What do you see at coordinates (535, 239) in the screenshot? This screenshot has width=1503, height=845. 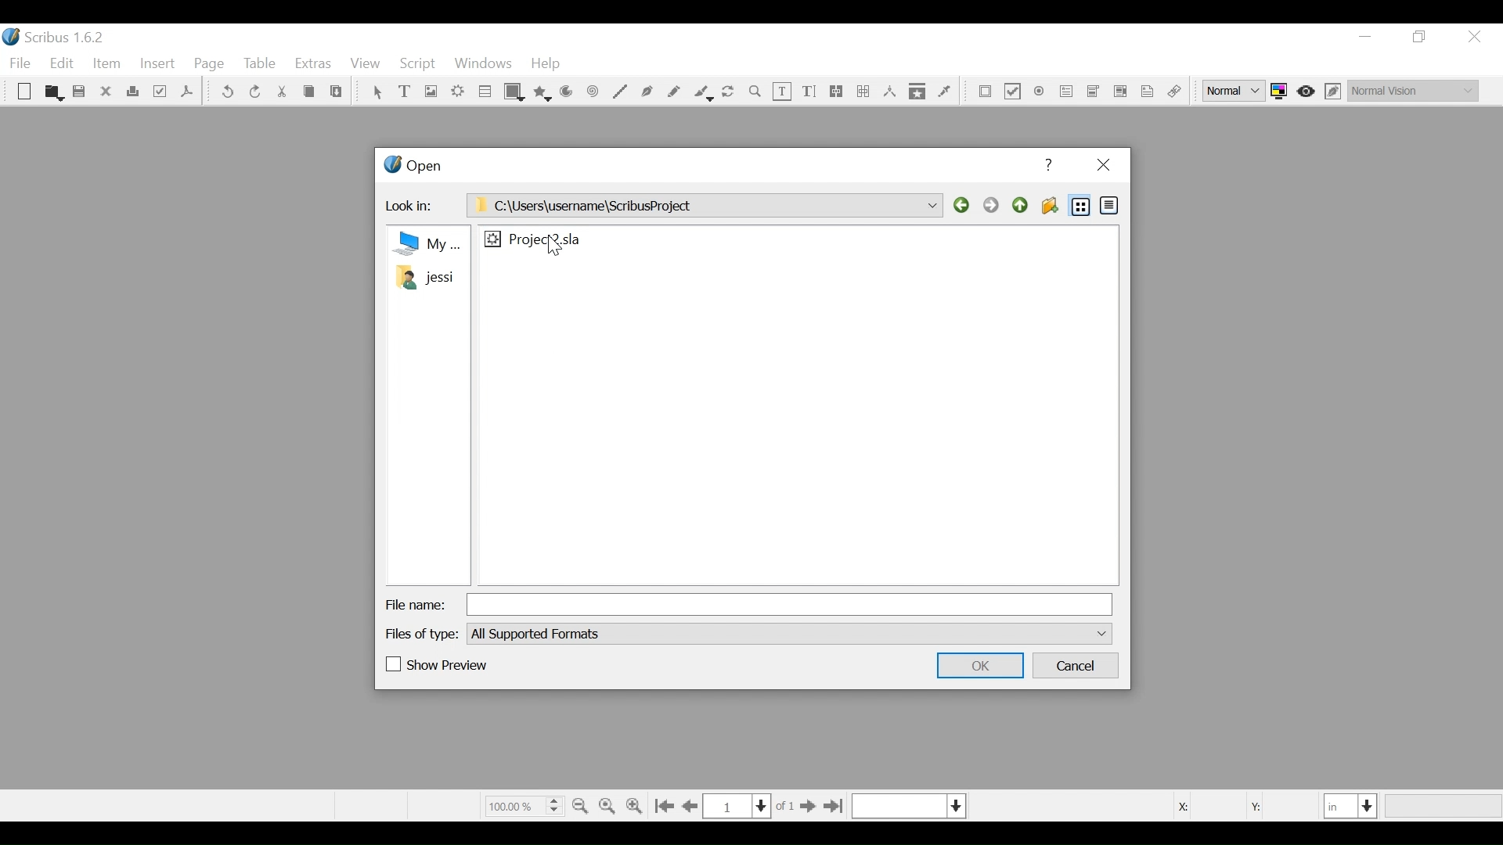 I see `File` at bounding box center [535, 239].